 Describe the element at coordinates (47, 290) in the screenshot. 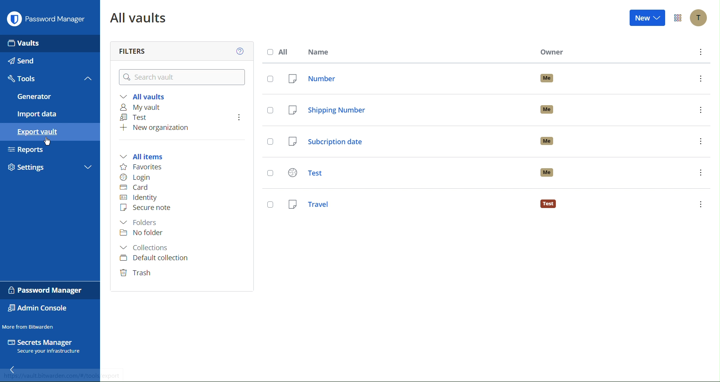

I see `Password Manager` at that location.